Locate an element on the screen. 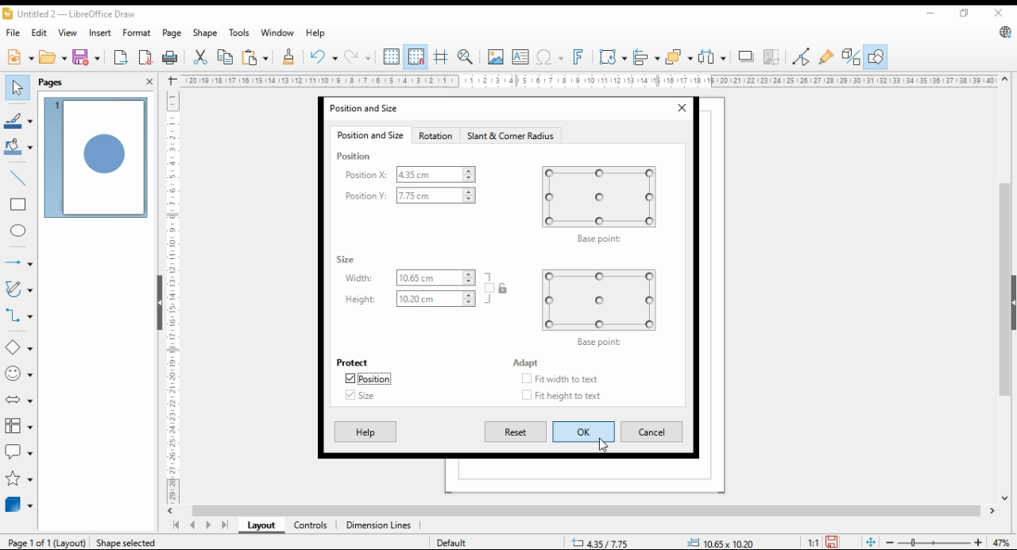  9.98/12.79 is located at coordinates (603, 544).